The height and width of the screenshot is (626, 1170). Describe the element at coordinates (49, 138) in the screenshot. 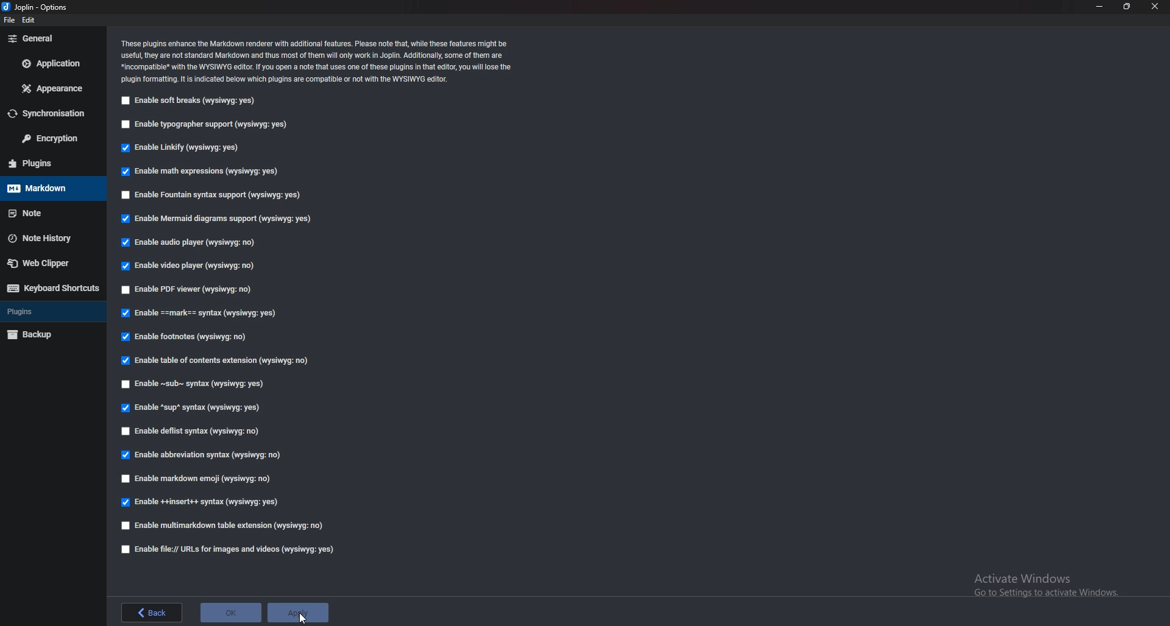

I see `Encryption` at that location.